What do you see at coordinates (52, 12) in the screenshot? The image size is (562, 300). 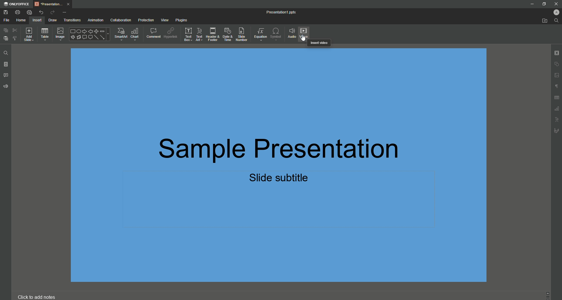 I see `Redo` at bounding box center [52, 12].